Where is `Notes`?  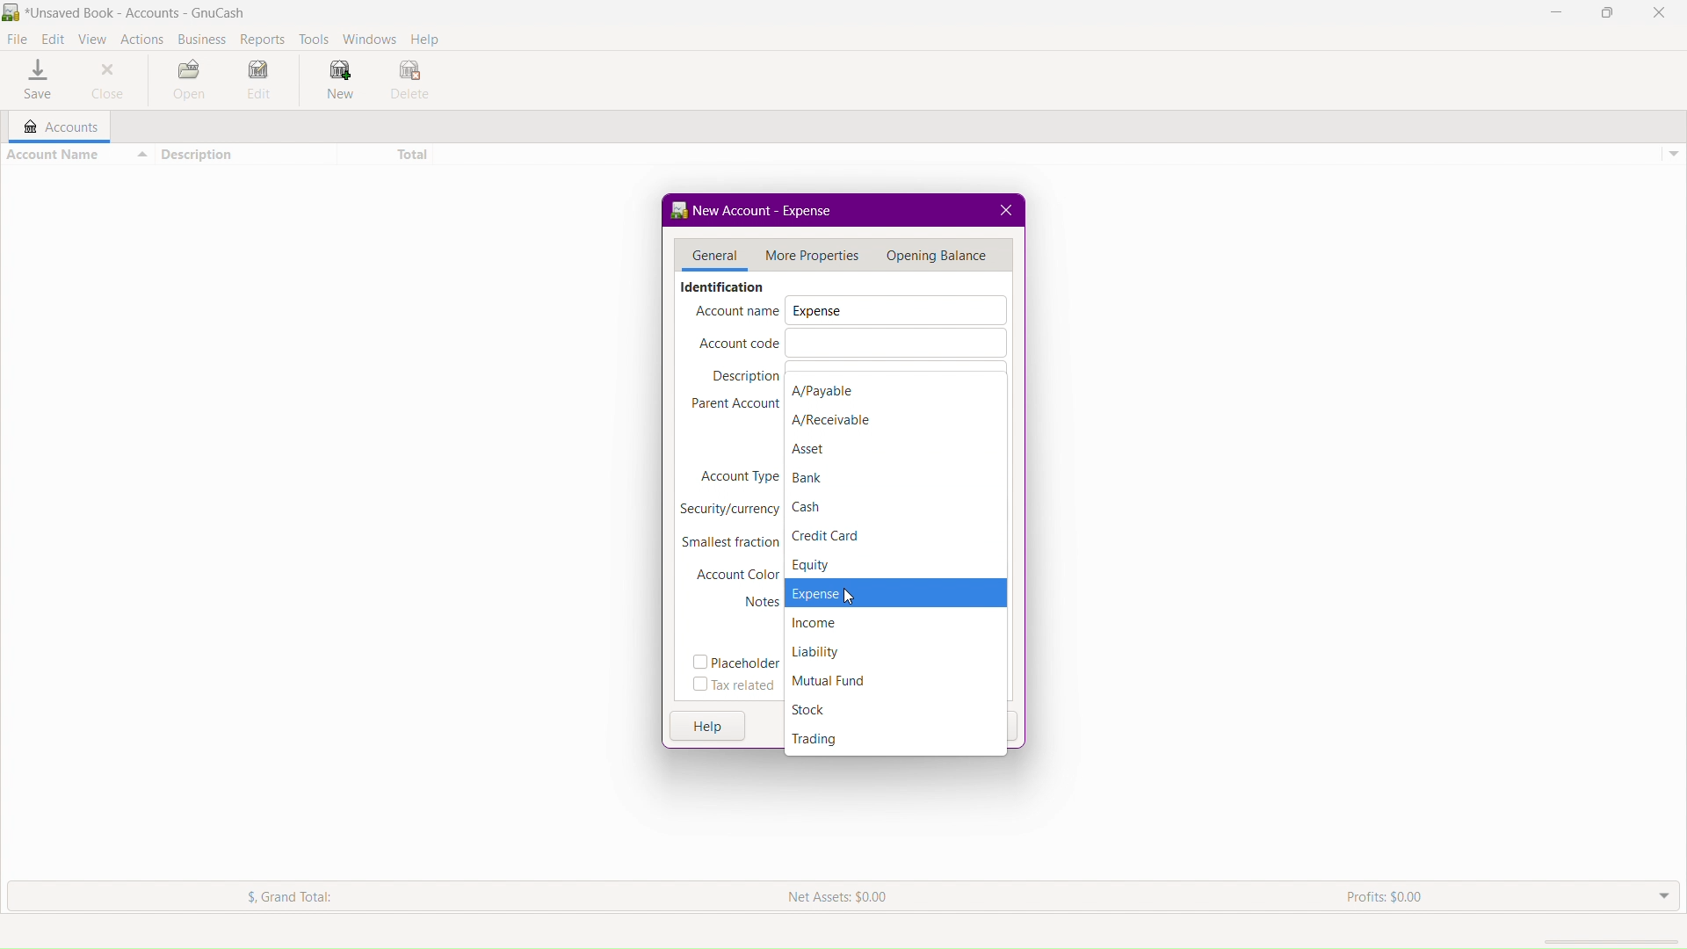
Notes is located at coordinates (756, 606).